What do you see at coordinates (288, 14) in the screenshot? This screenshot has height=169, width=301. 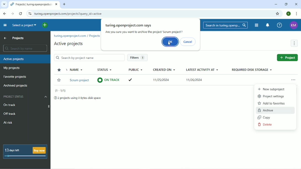 I see `Account` at bounding box center [288, 14].